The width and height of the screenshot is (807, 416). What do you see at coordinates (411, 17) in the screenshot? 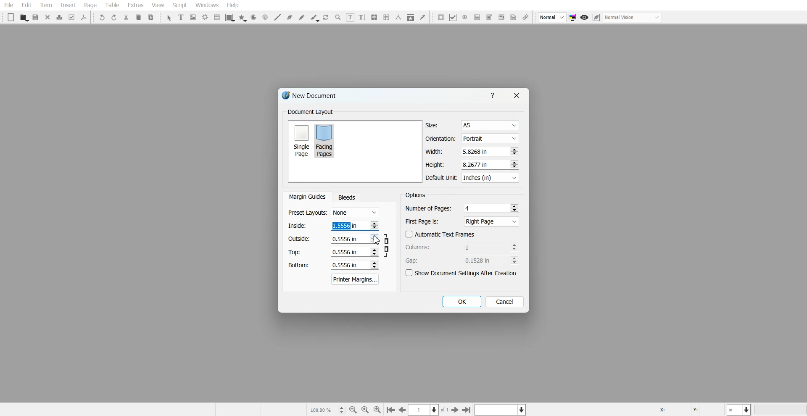
I see `Copy Item Properties` at bounding box center [411, 17].